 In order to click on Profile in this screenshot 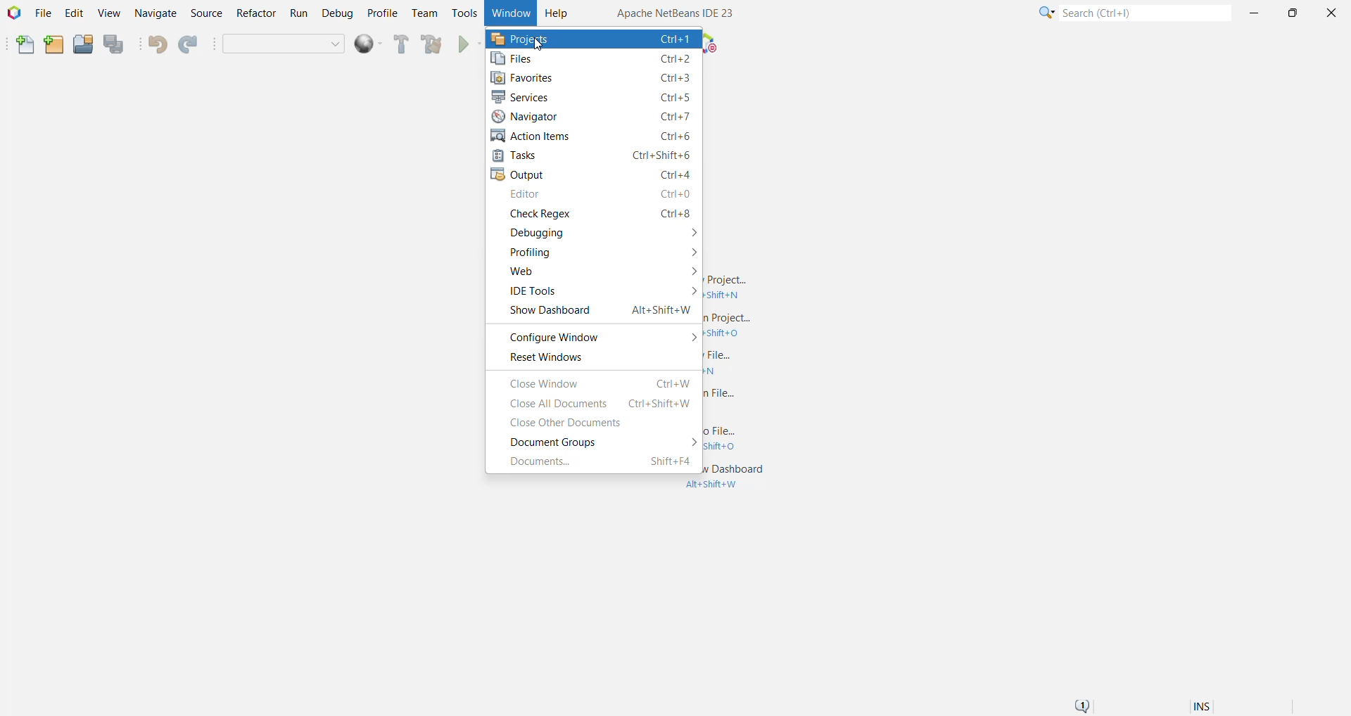, I will do `click(382, 15)`.